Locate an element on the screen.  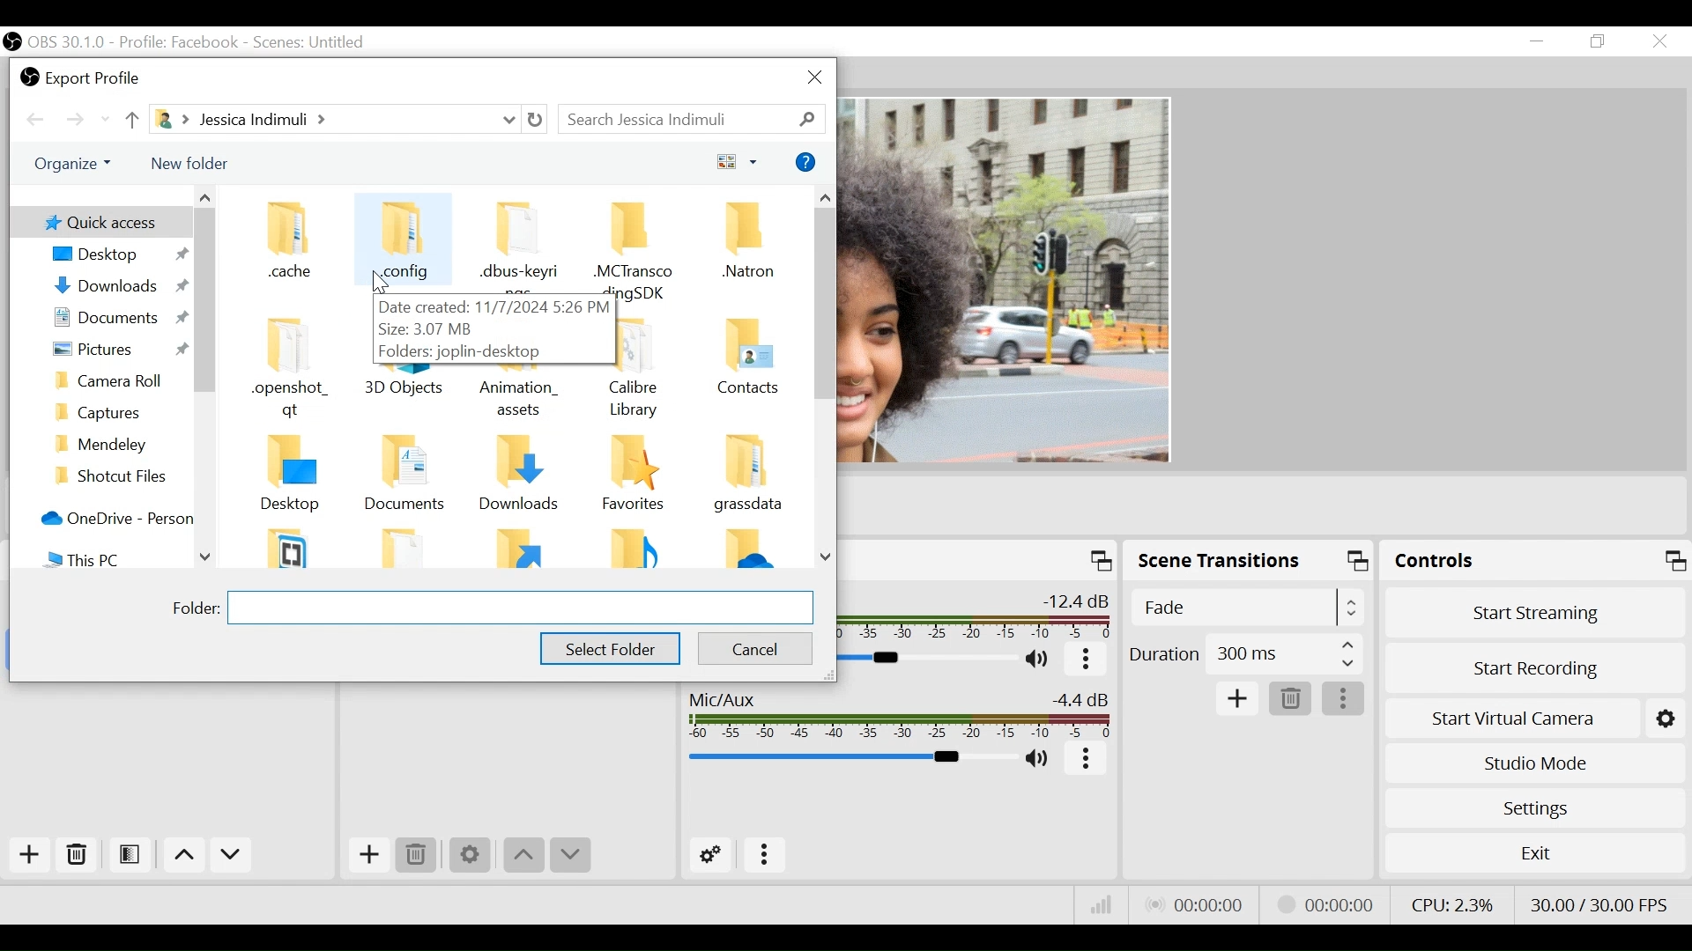
Folder is located at coordinates (522, 477).